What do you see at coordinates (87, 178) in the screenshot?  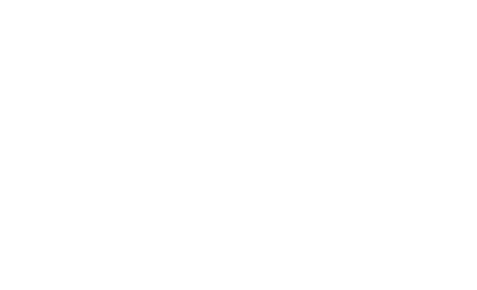 I see `Properties` at bounding box center [87, 178].